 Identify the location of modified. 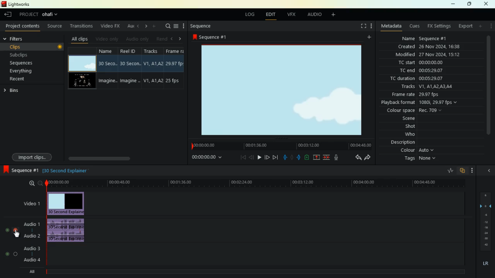
(426, 55).